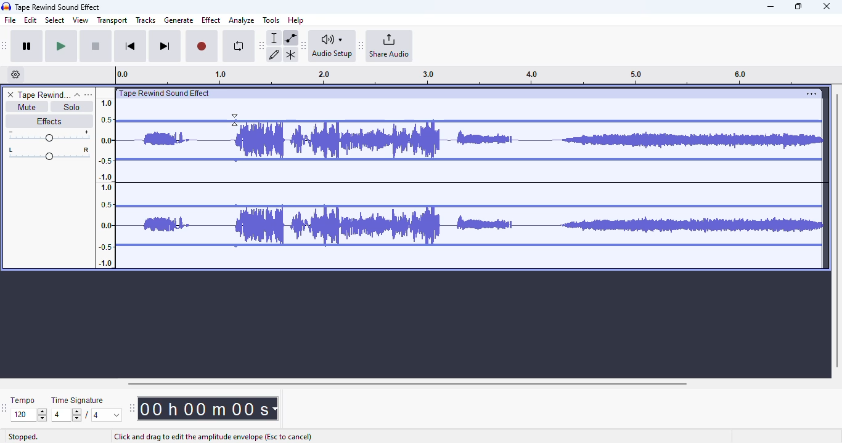 This screenshot has width=842, height=443. I want to click on collapse, so click(77, 95).